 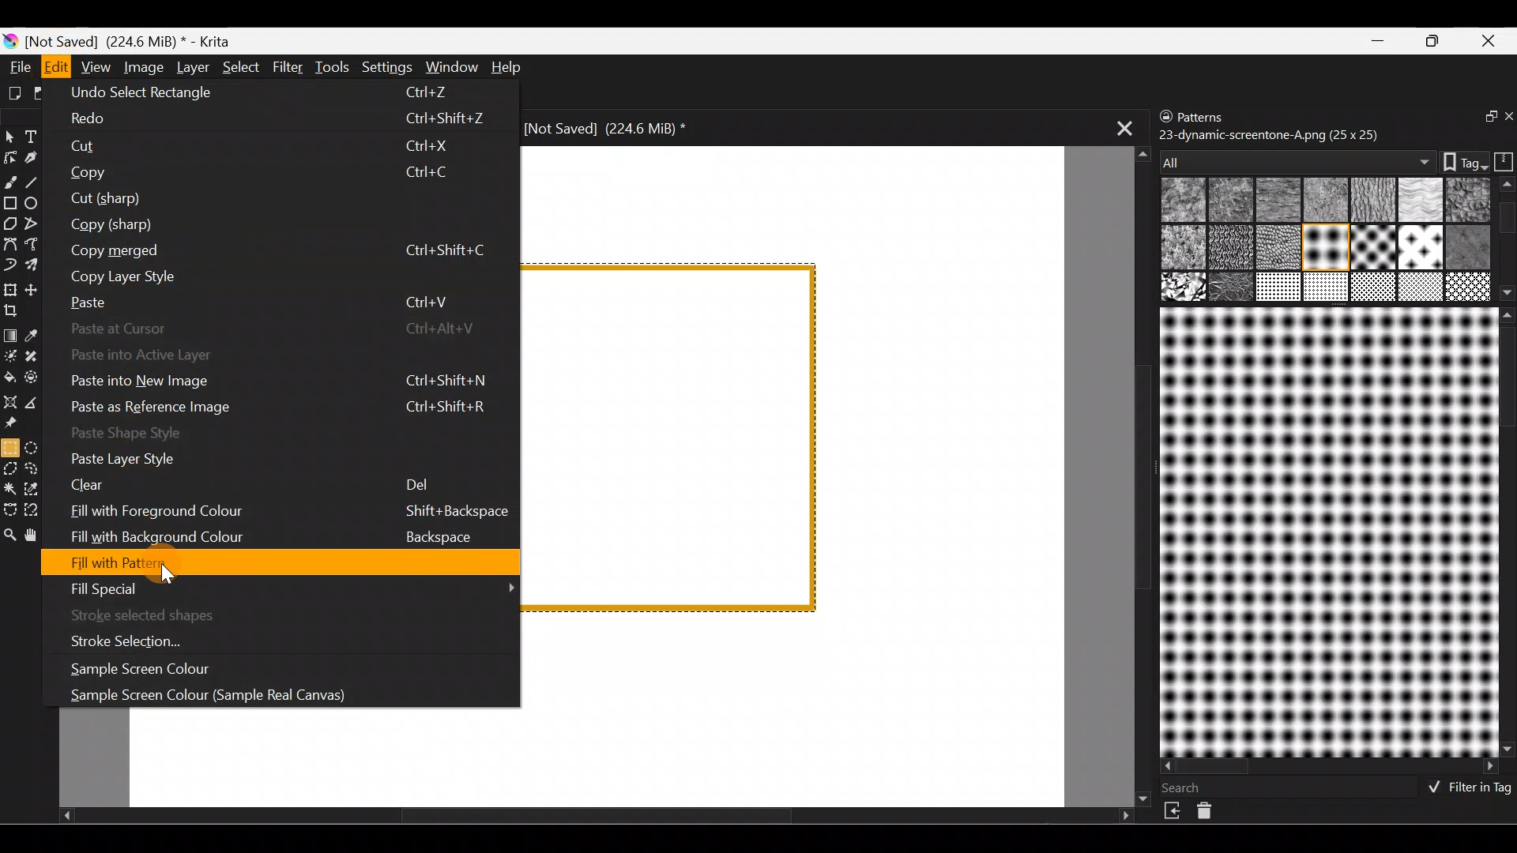 What do you see at coordinates (1118, 129) in the screenshot?
I see `Close tab` at bounding box center [1118, 129].